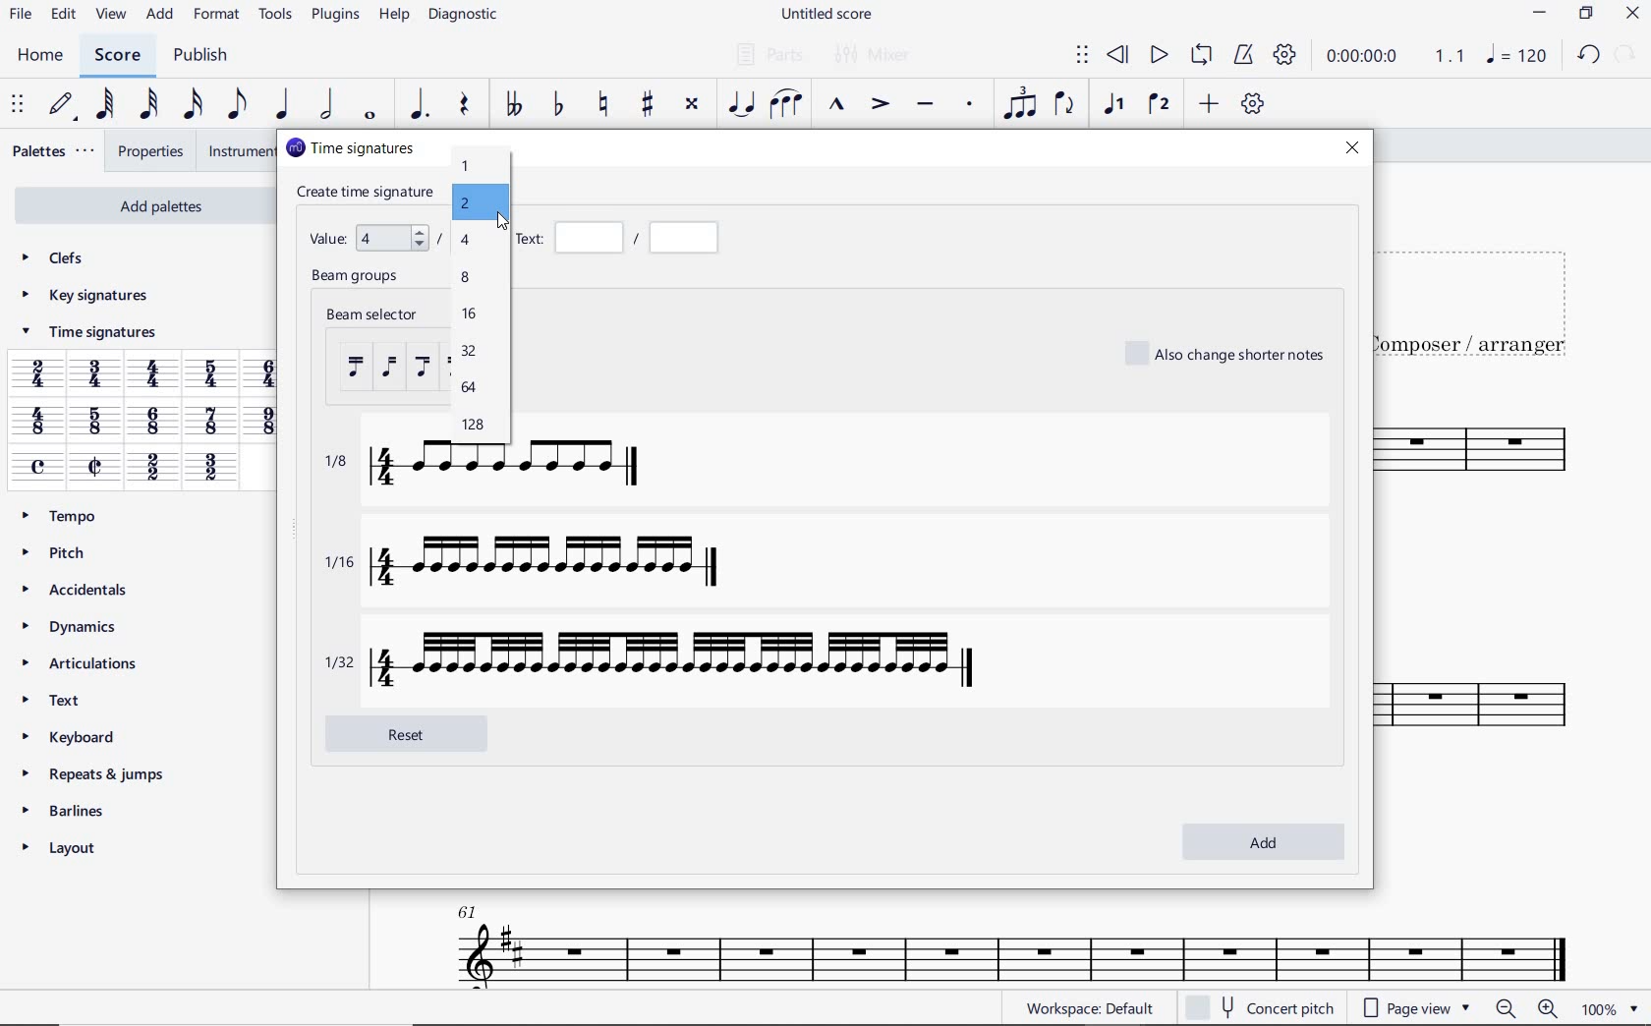 The height and width of the screenshot is (1026, 1651). Describe the element at coordinates (1116, 107) in the screenshot. I see `VOICE 1` at that location.